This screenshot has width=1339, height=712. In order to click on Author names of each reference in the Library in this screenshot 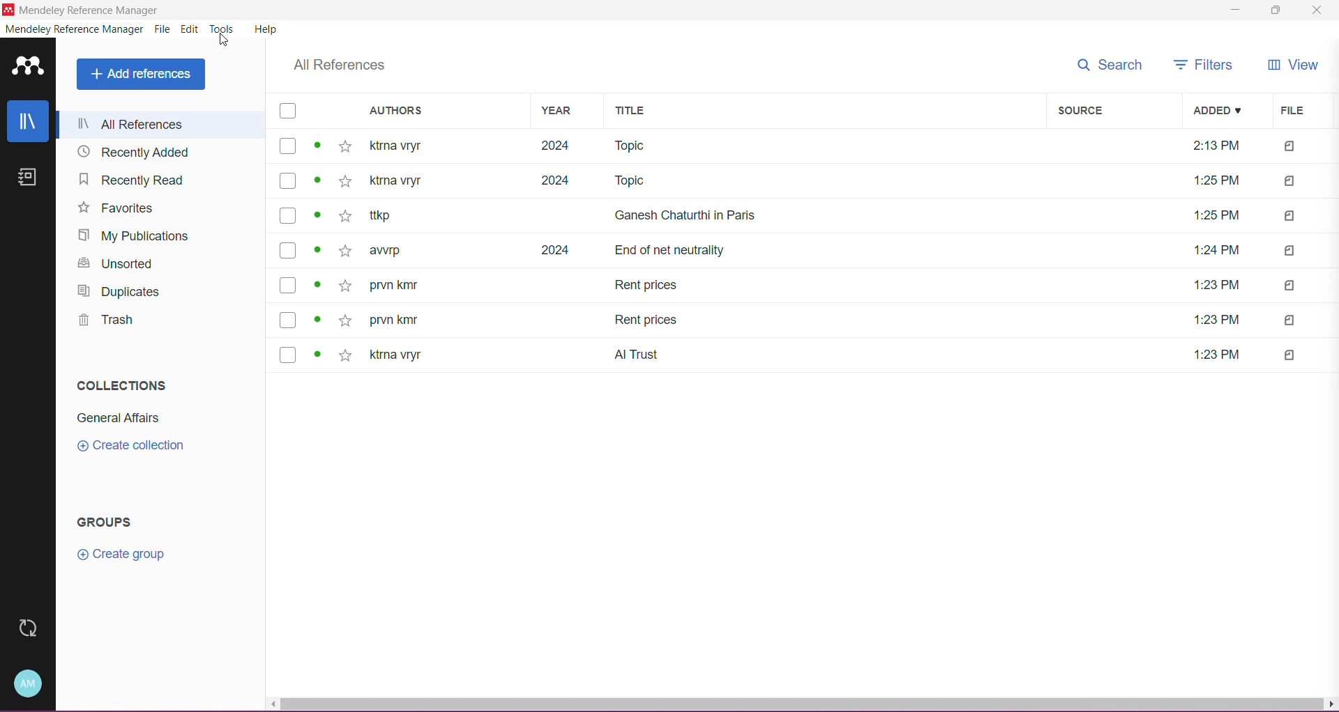, I will do `click(432, 145)`.